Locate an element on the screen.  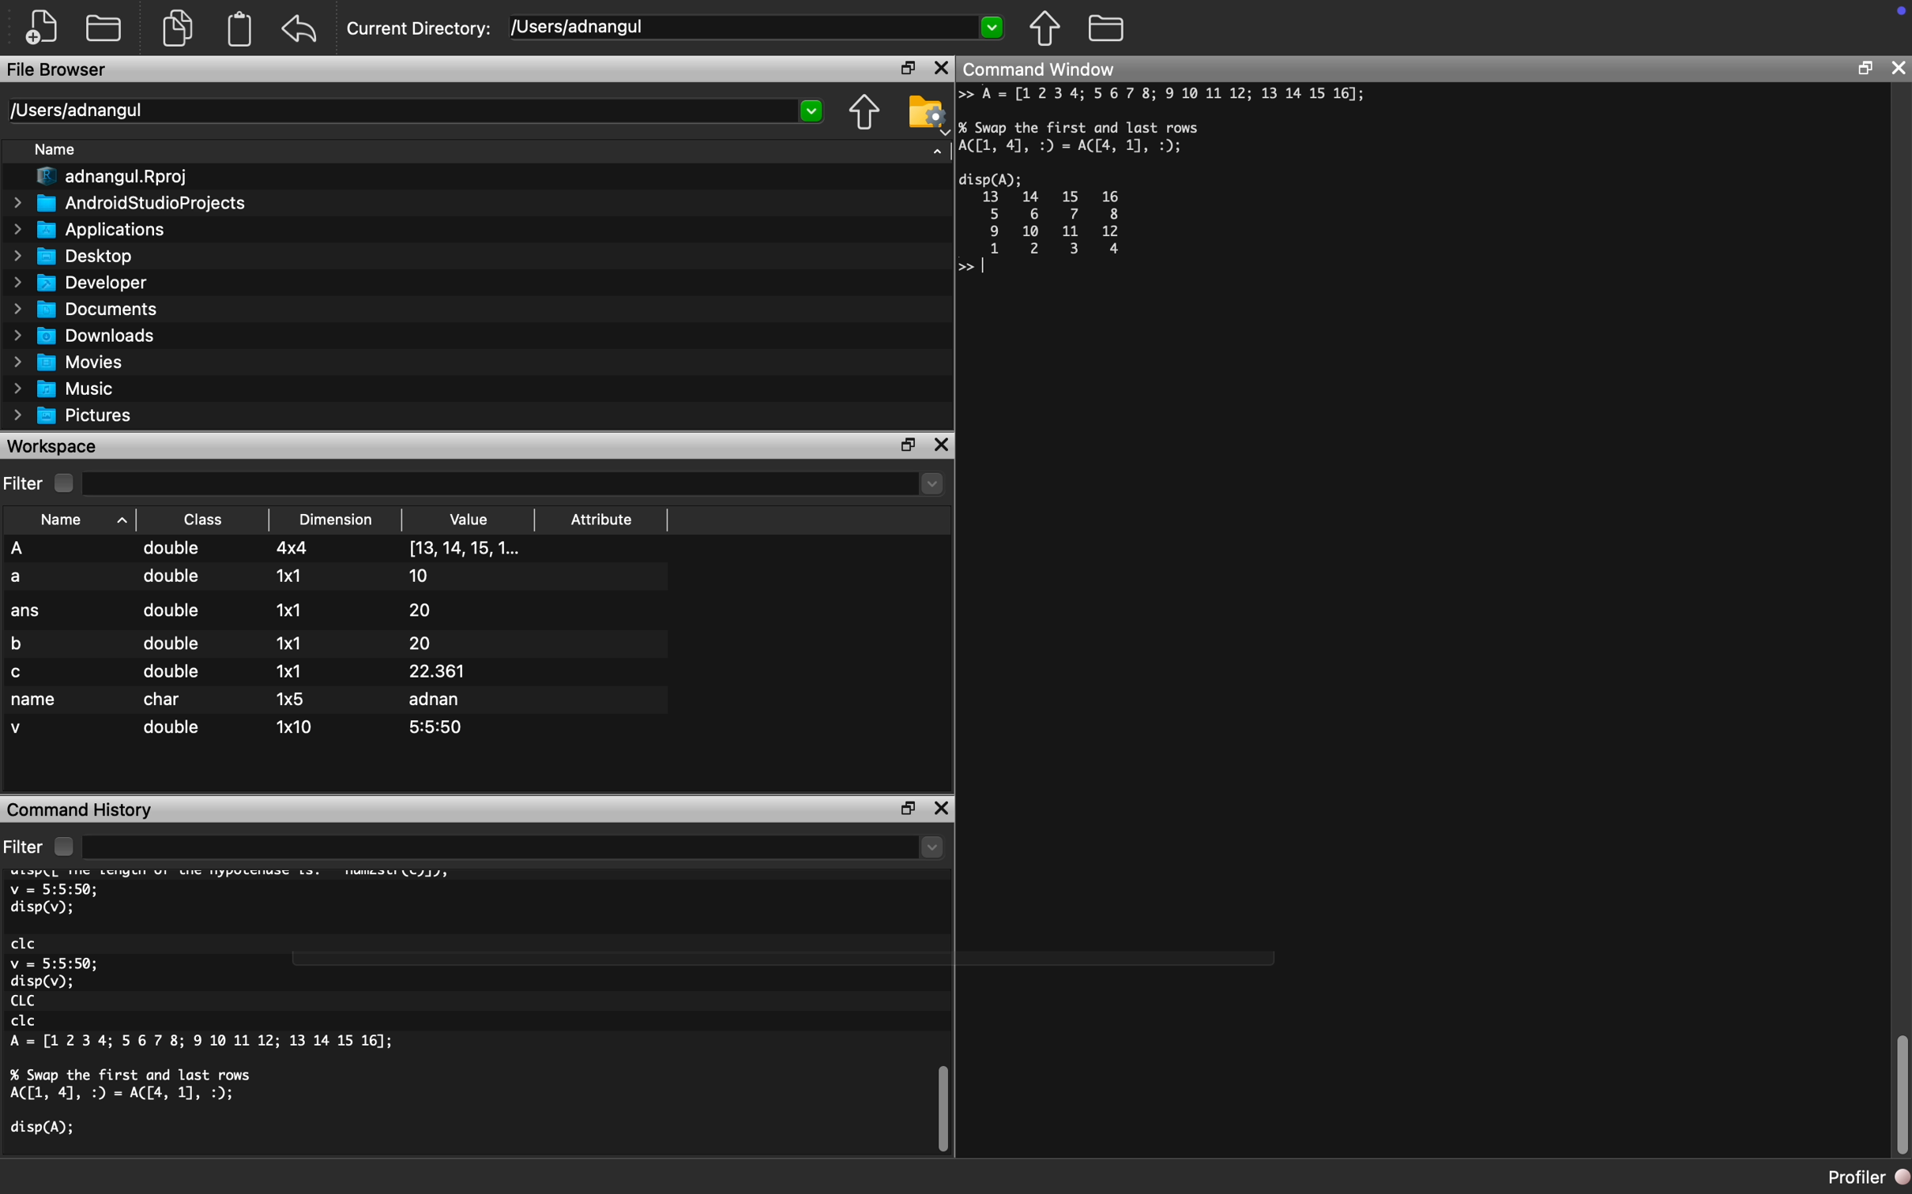
Dropdown is located at coordinates (929, 486).